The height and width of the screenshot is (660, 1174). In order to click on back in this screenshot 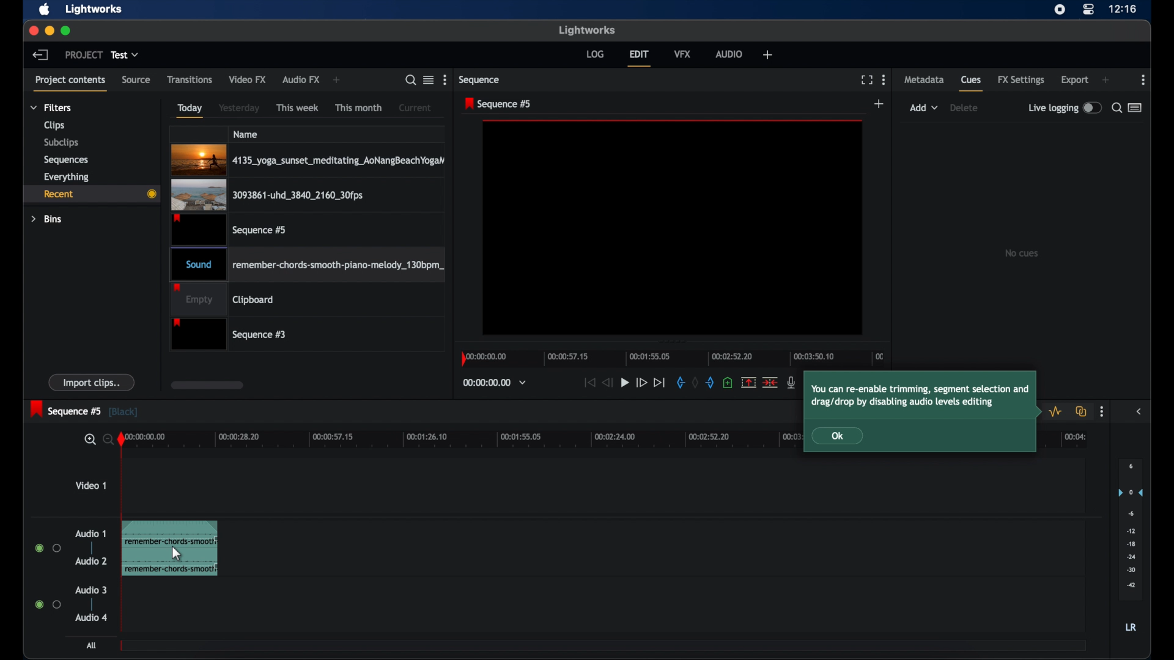, I will do `click(40, 54)`.